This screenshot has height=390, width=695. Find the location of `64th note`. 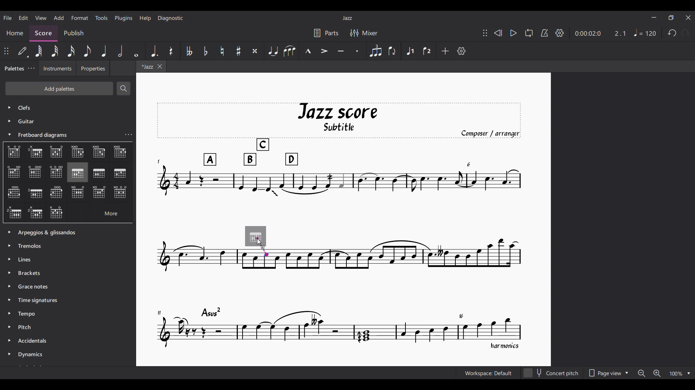

64th note is located at coordinates (38, 51).